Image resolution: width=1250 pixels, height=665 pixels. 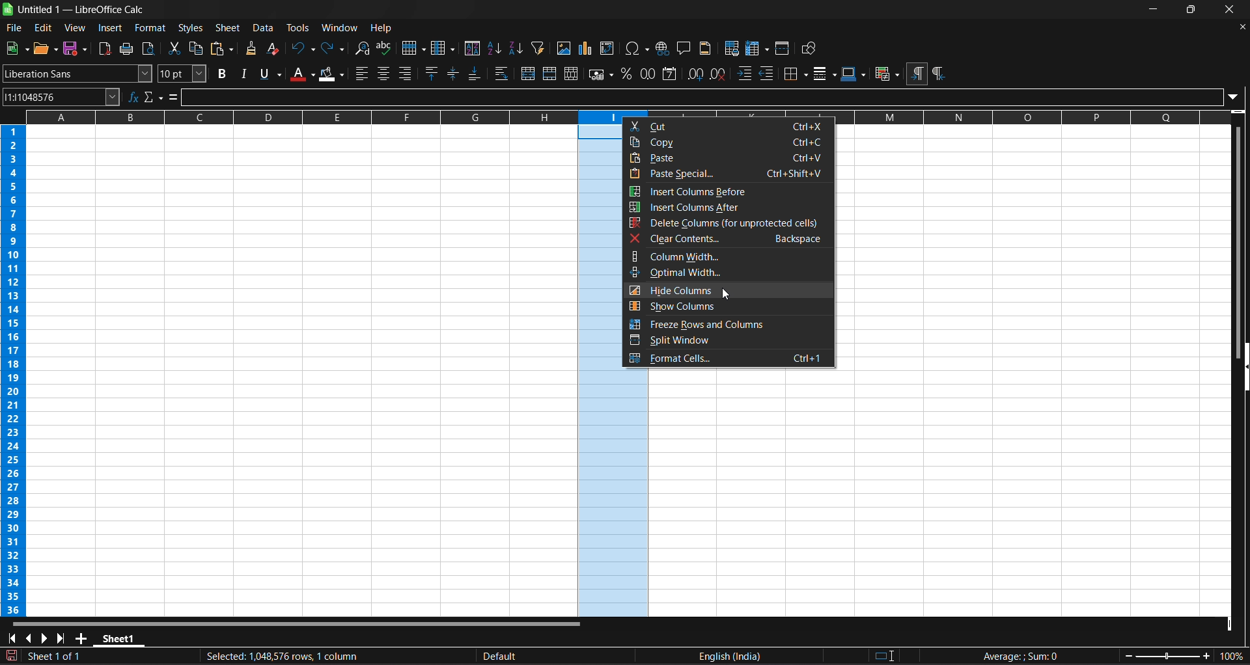 I want to click on insert or edit pivot table, so click(x=607, y=48).